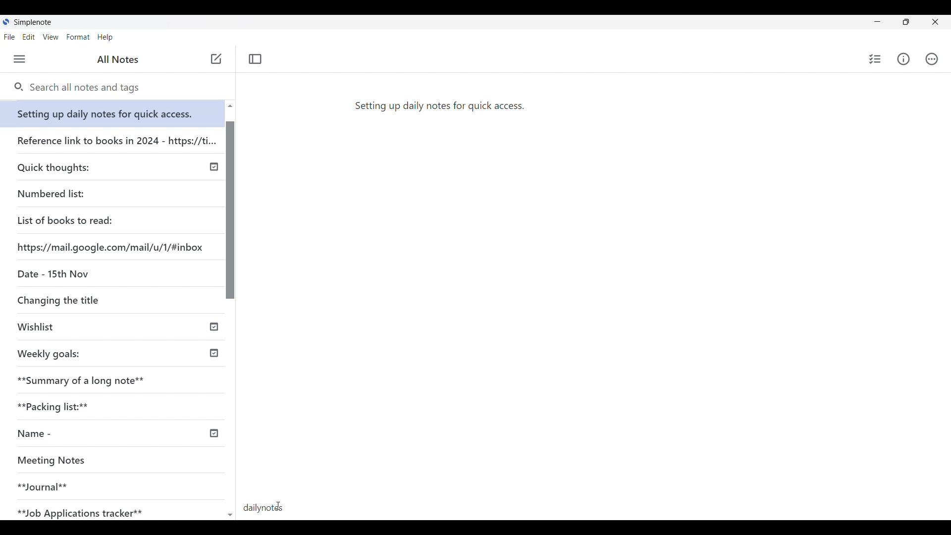 This screenshot has width=951, height=535. I want to click on Quick slide to top, so click(230, 106).